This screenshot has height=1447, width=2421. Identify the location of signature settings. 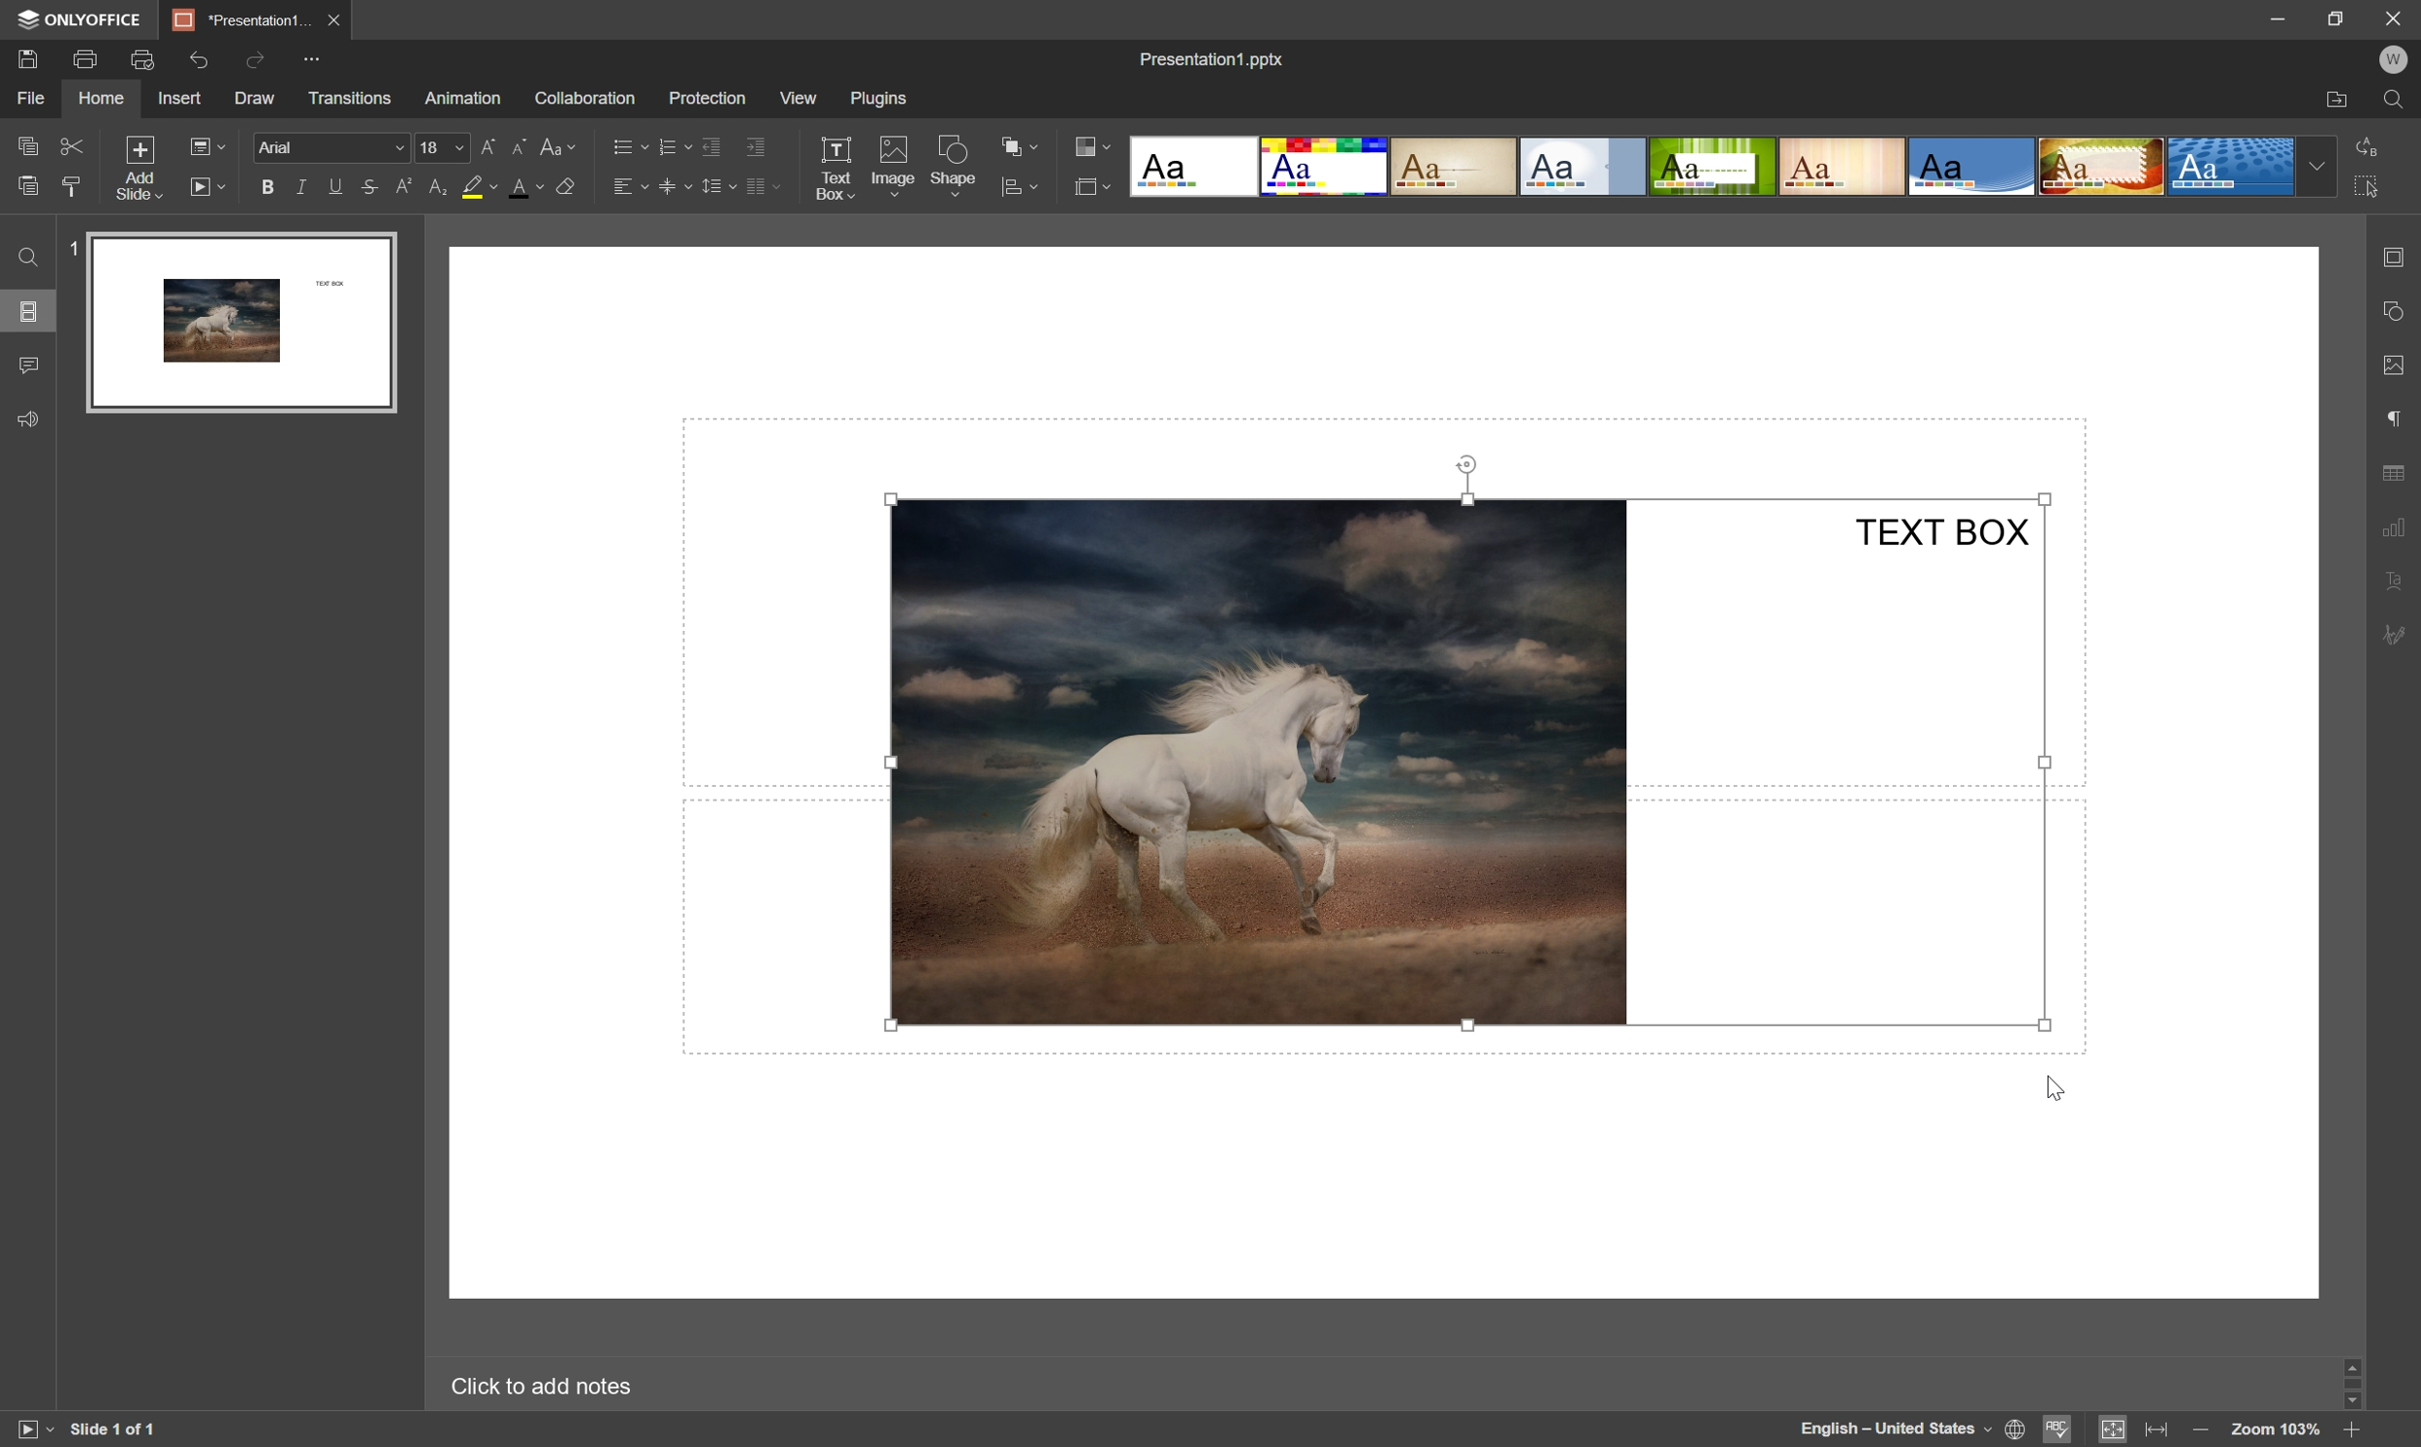
(2394, 639).